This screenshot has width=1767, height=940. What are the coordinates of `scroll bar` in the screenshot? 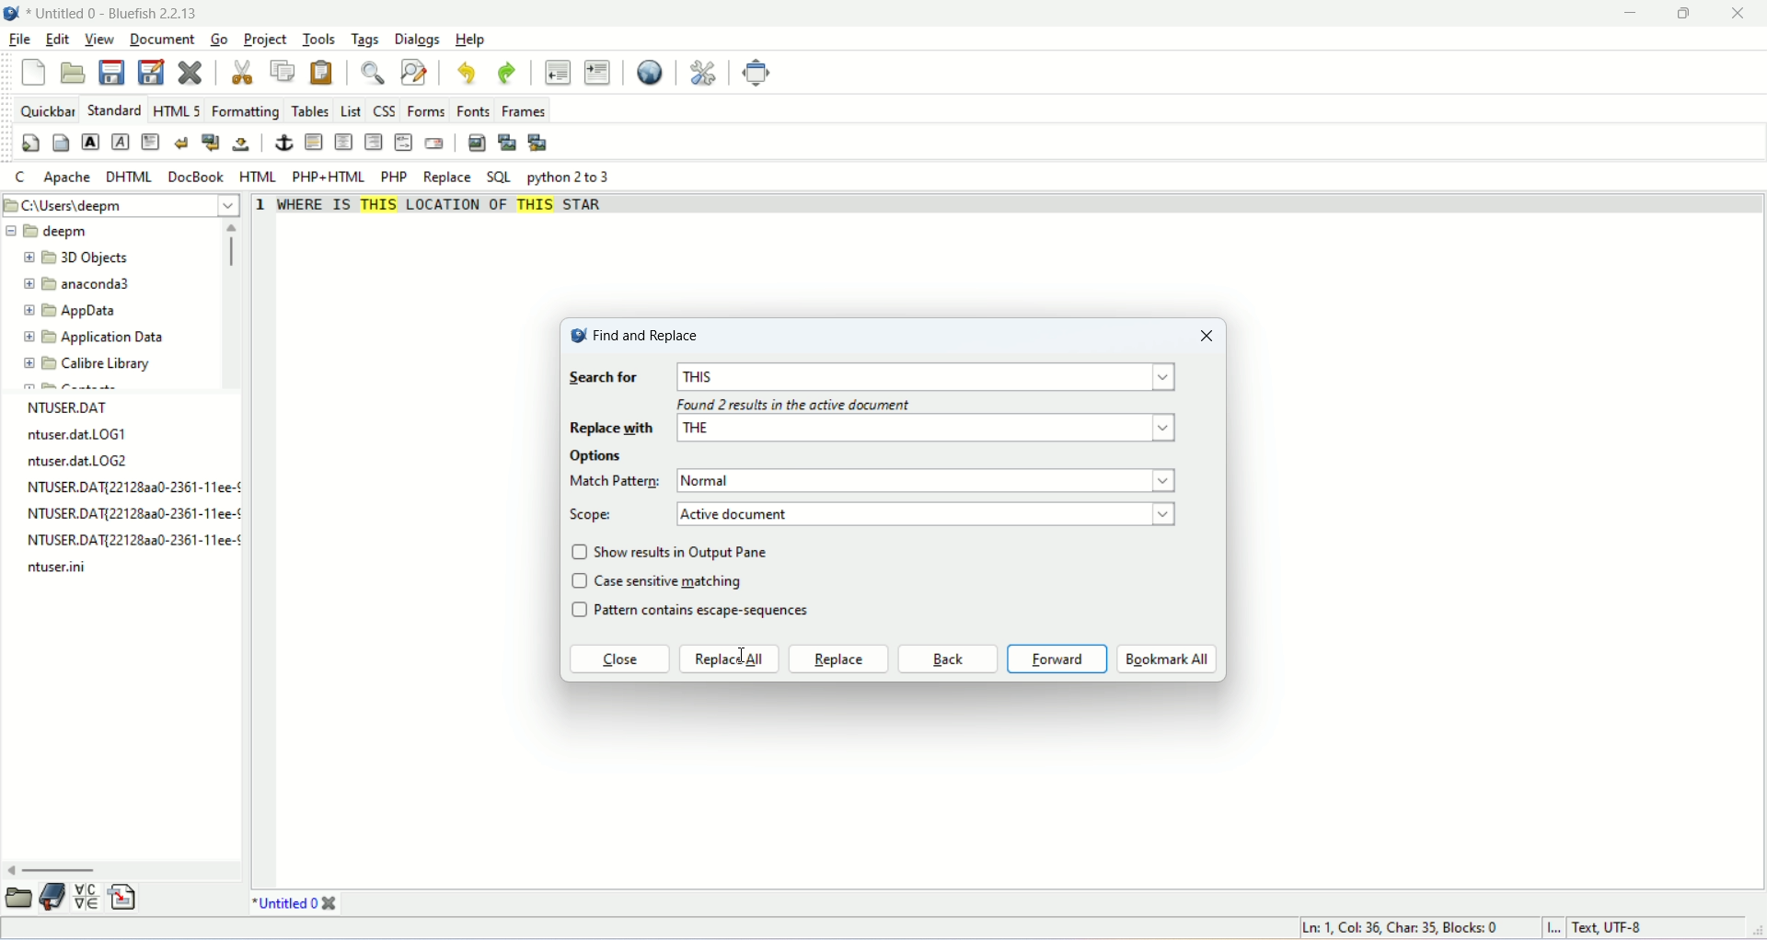 It's located at (235, 303).